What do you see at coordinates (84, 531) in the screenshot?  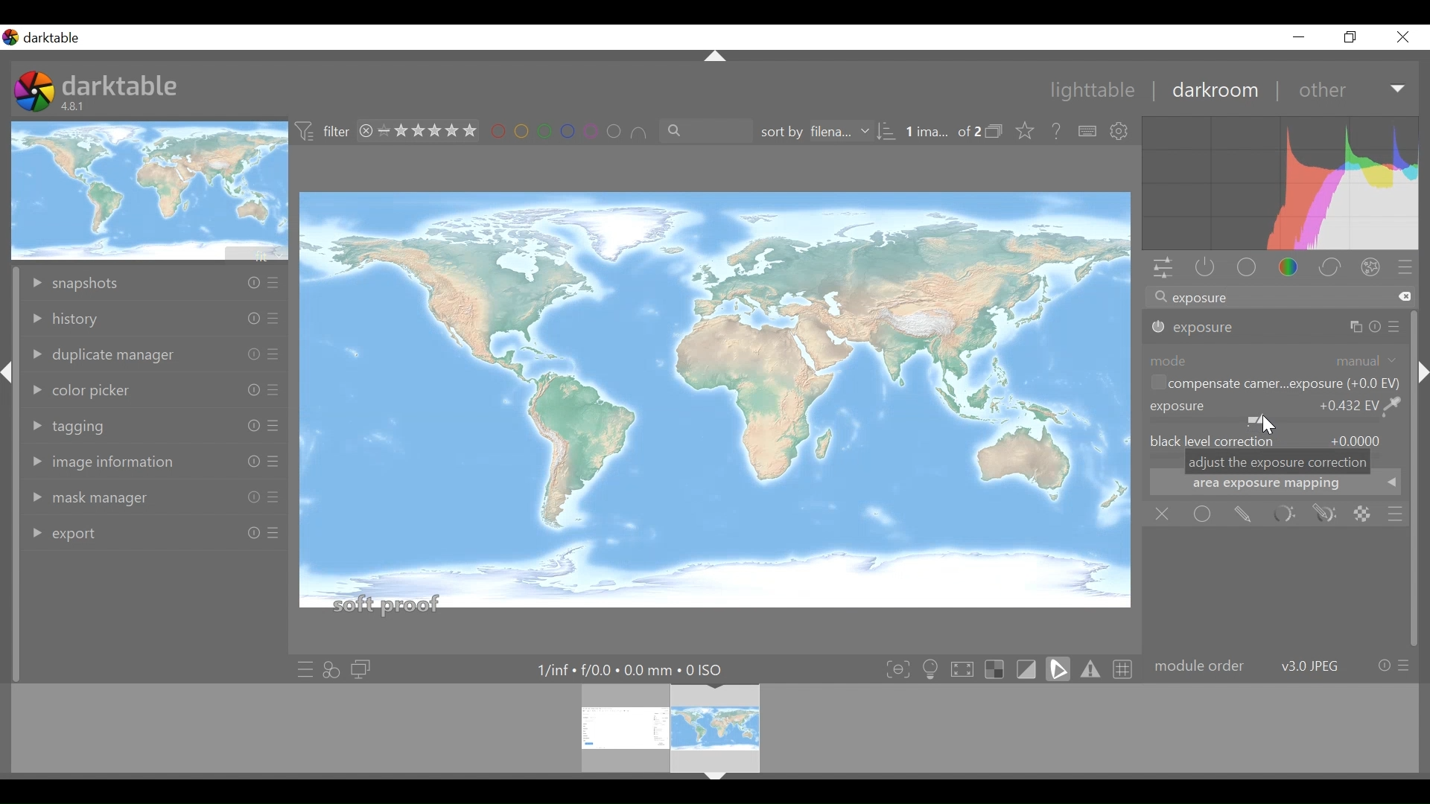 I see `export` at bounding box center [84, 531].